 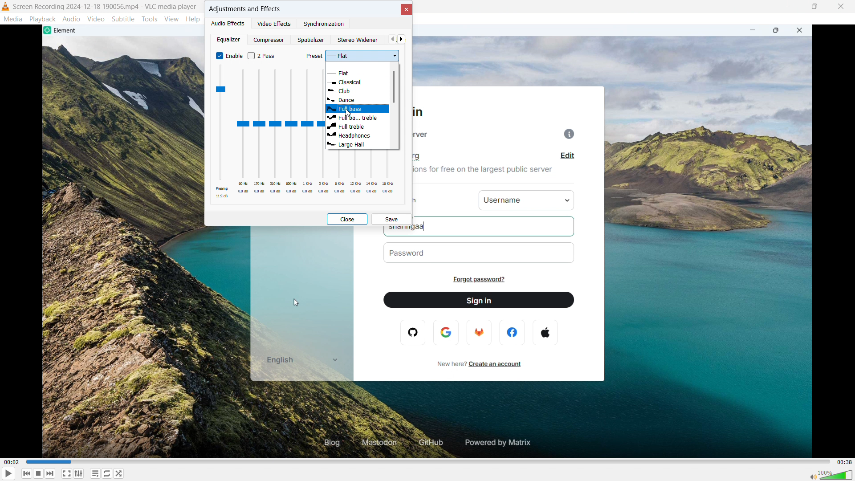 What do you see at coordinates (72, 19) in the screenshot?
I see `Audio ` at bounding box center [72, 19].